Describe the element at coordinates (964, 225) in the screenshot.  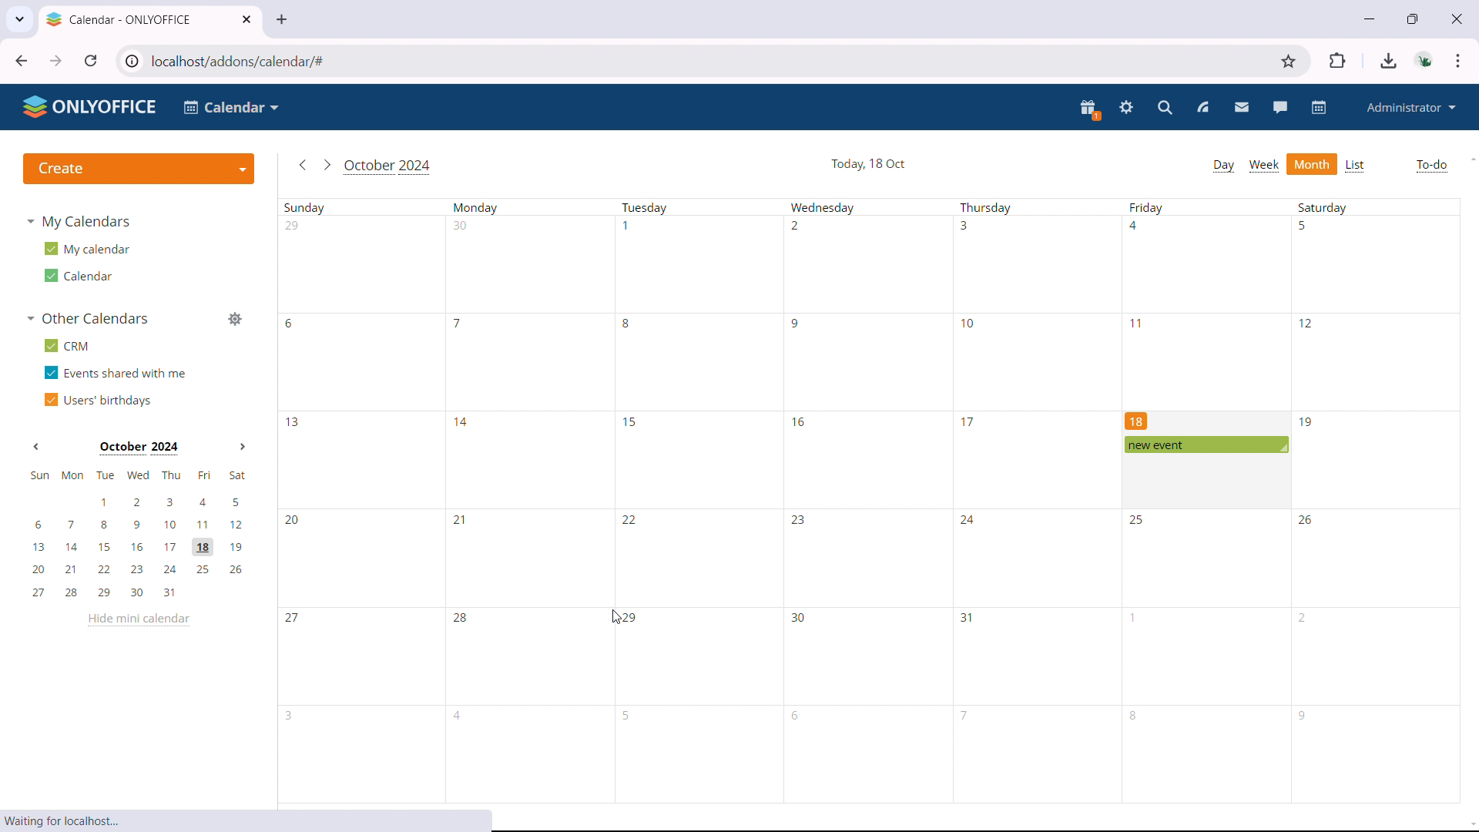
I see `3` at that location.